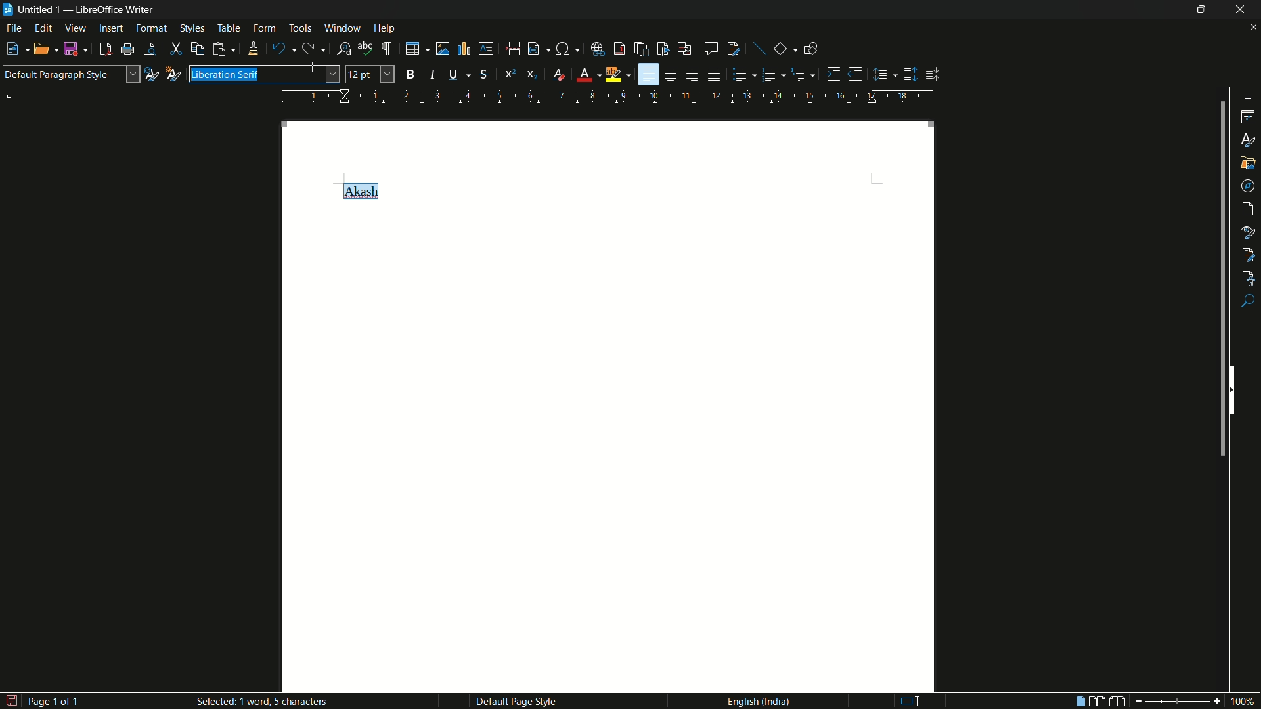  Describe the element at coordinates (365, 49) in the screenshot. I see `check spelling` at that location.